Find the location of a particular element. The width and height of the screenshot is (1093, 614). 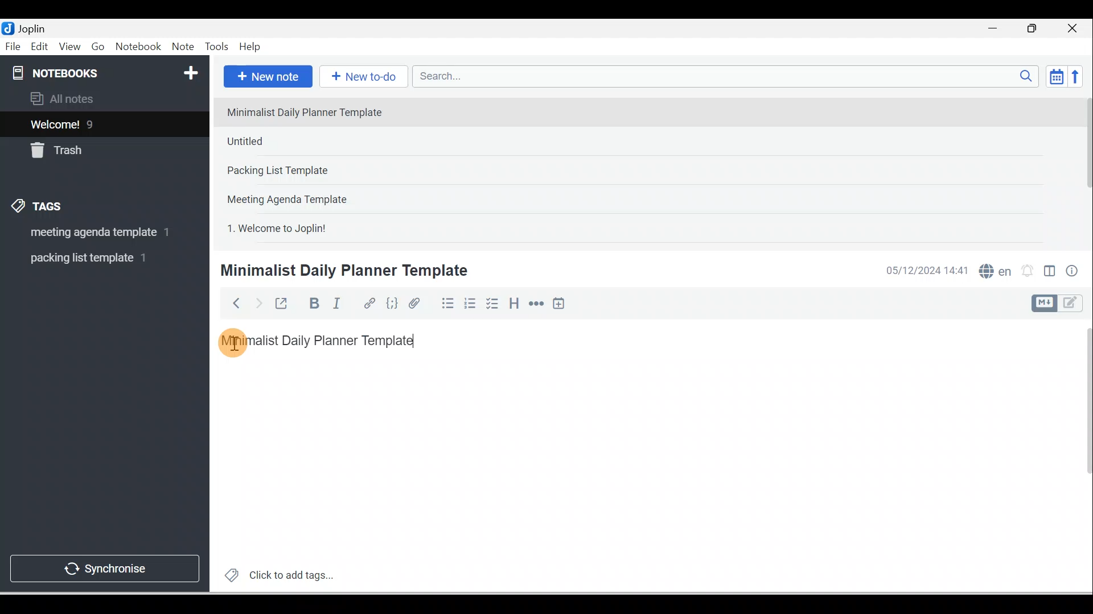

Minimalist Daily Planner Template is located at coordinates (330, 342).